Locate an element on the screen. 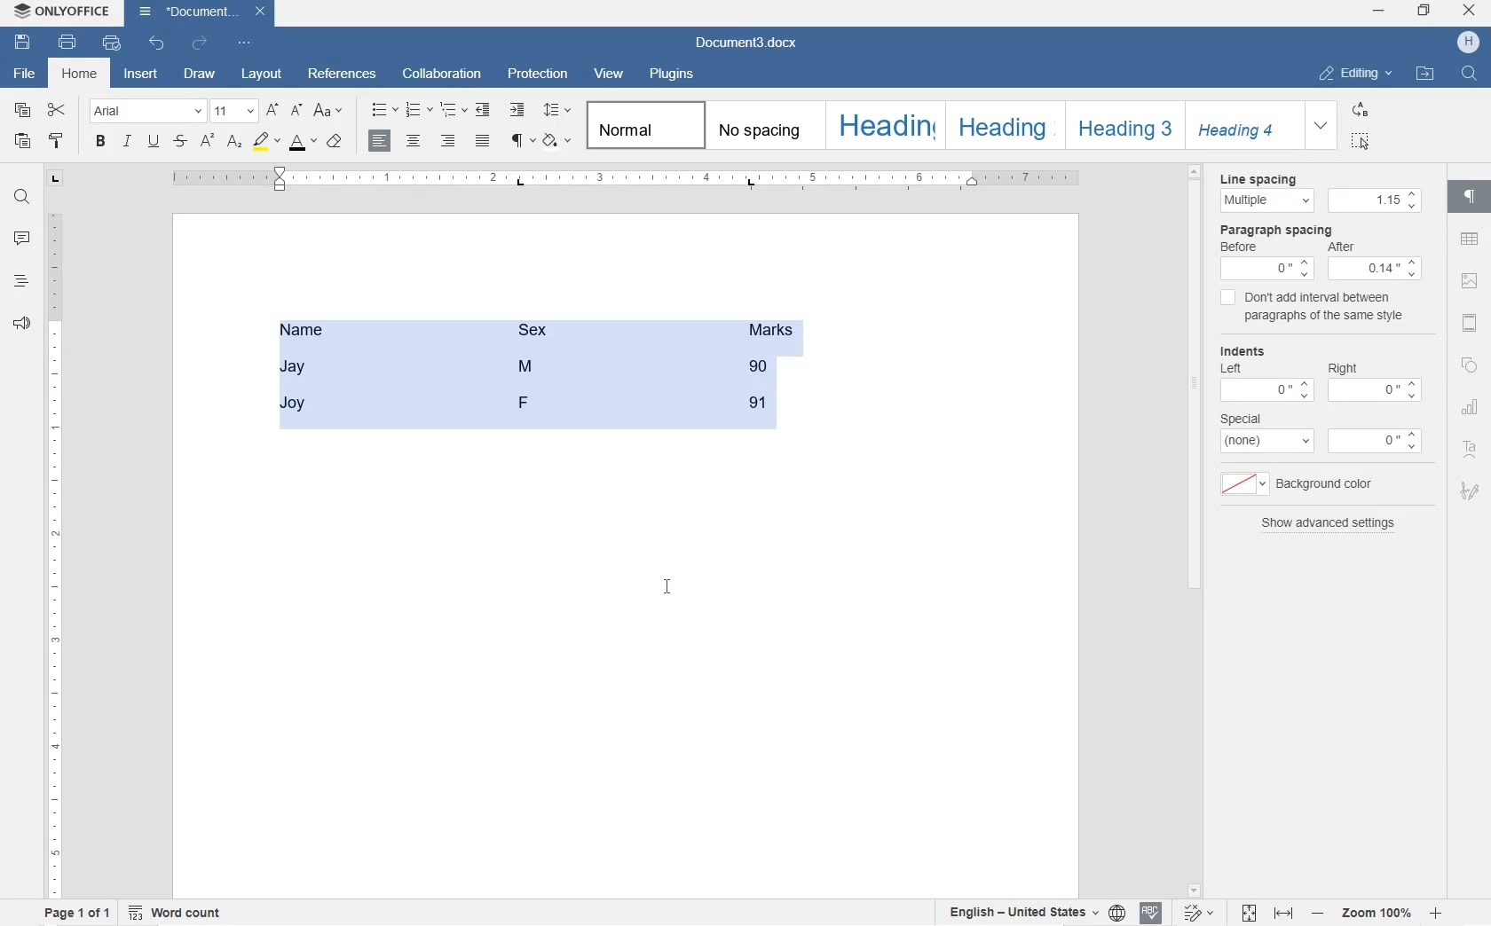 The image size is (1491, 926). LAYOUT is located at coordinates (259, 75).